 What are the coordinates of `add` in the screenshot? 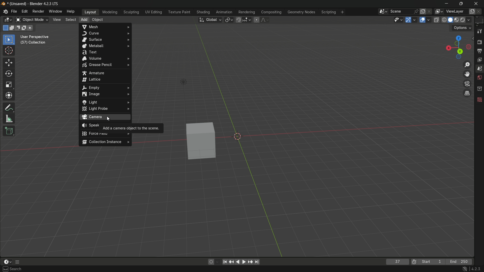 It's located at (84, 20).